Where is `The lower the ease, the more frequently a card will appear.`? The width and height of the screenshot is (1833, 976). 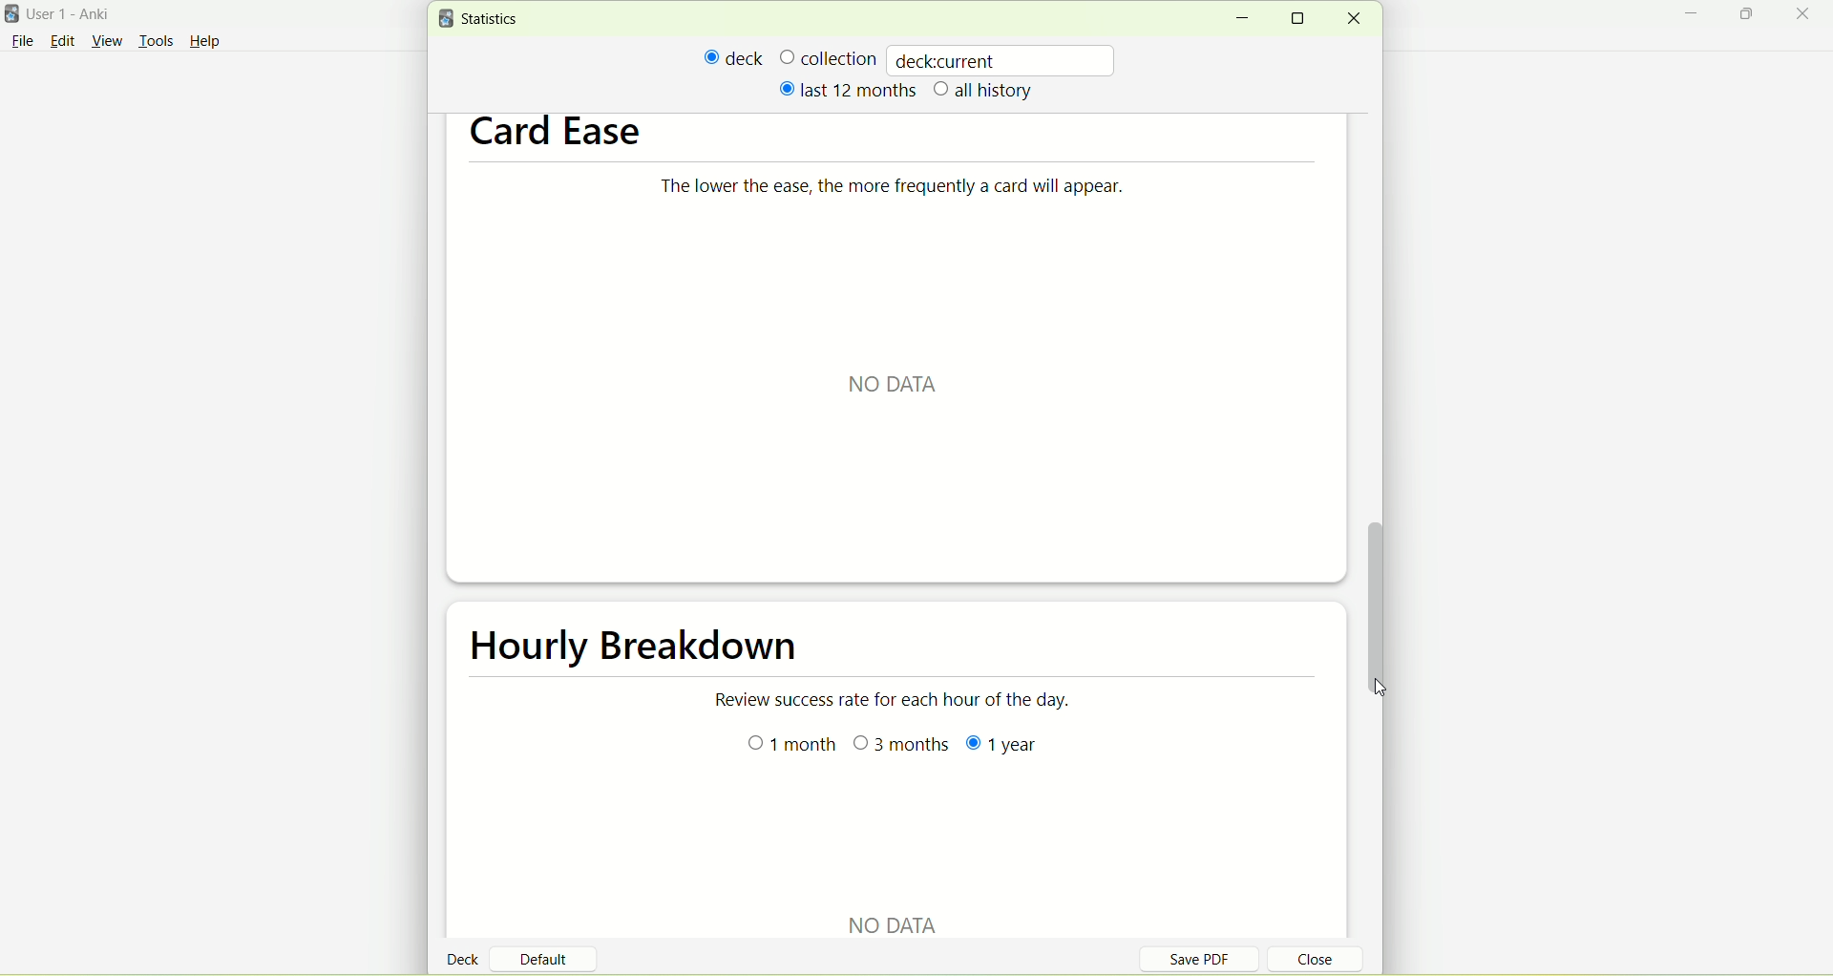
The lower the ease, the more frequently a card will appear. is located at coordinates (925, 192).